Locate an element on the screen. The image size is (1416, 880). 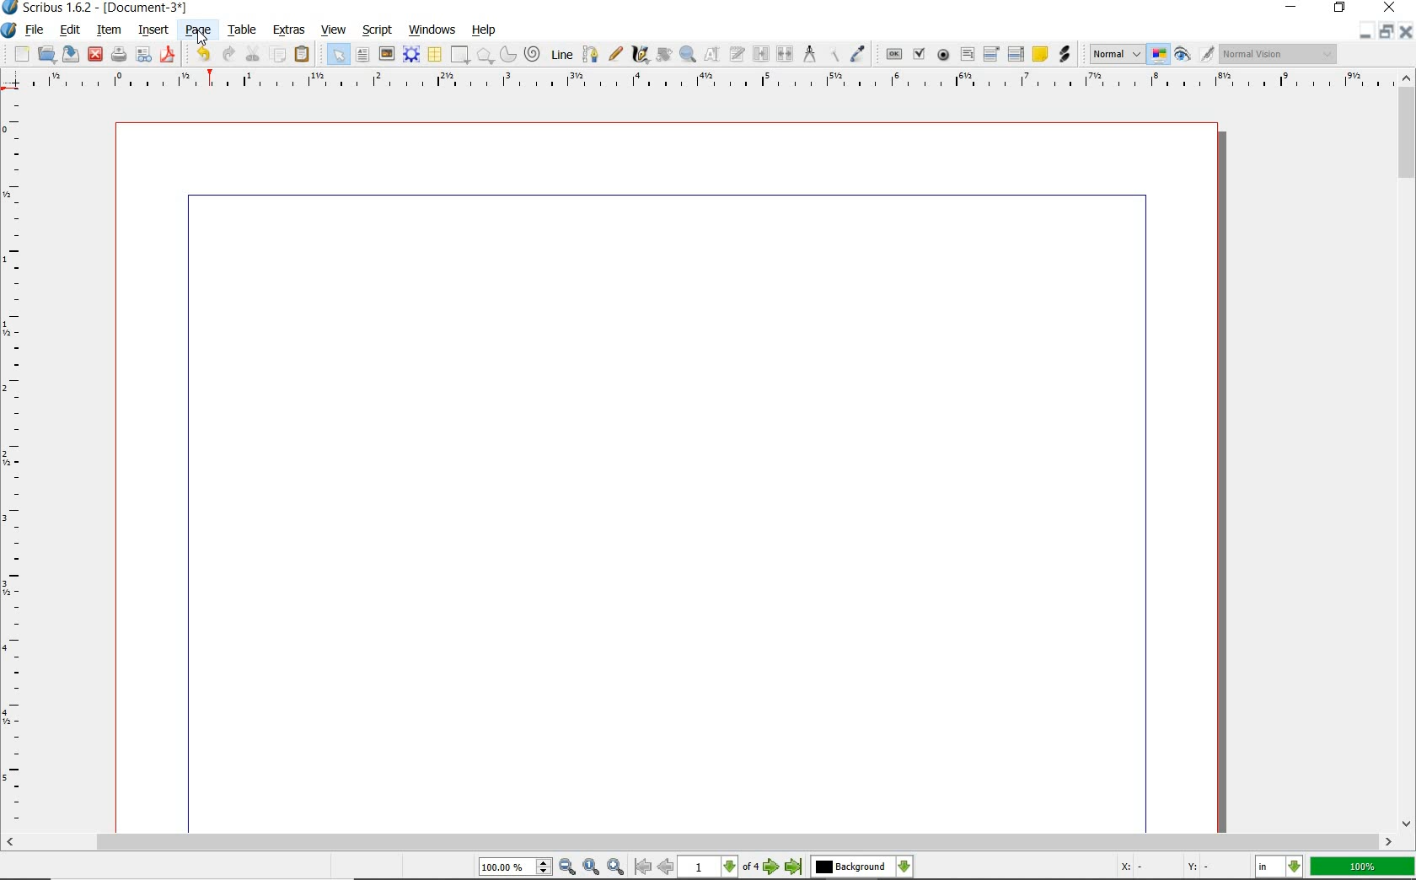
render frame is located at coordinates (410, 55).